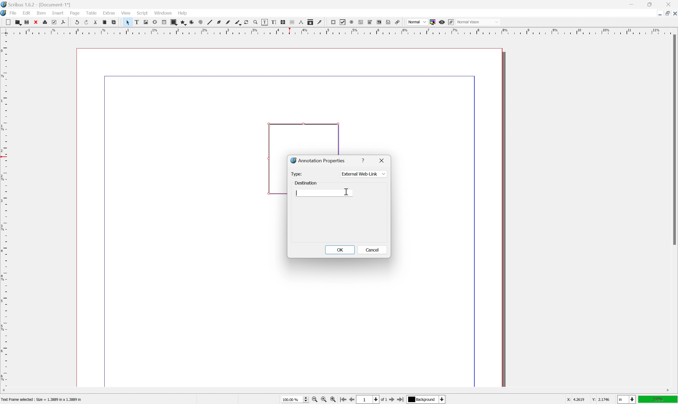 Image resolution: width=678 pixels, height=404 pixels. I want to click on go to next page, so click(393, 400).